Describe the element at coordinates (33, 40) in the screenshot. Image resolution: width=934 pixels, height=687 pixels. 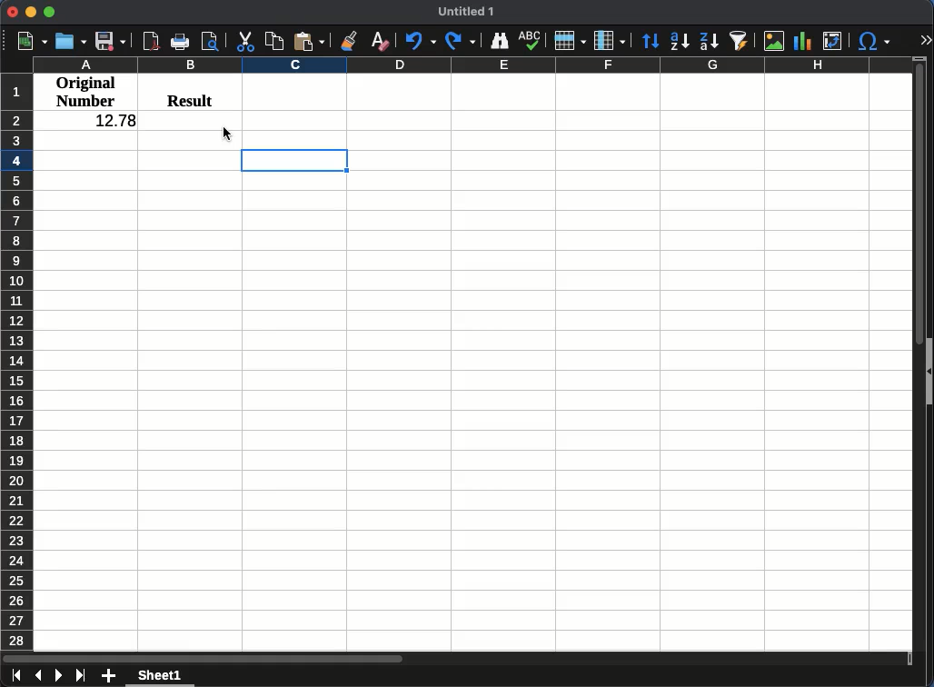
I see `new` at that location.